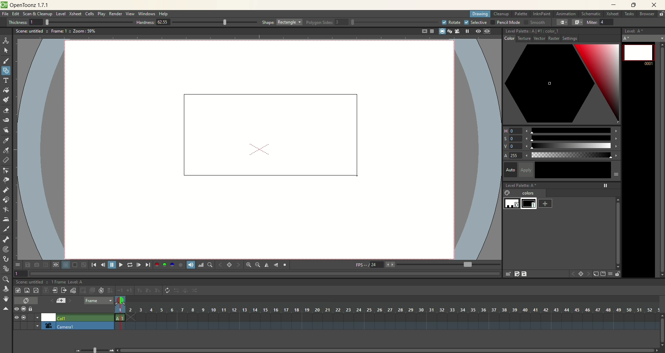 The height and width of the screenshot is (353, 665). Describe the element at coordinates (18, 290) in the screenshot. I see `new toonz raster level` at that location.